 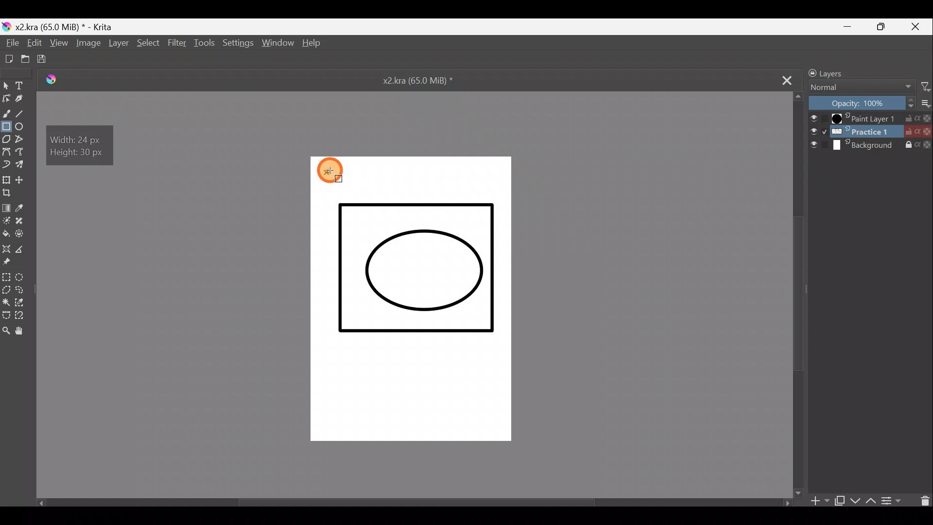 I want to click on Dynamic brush tool, so click(x=6, y=165).